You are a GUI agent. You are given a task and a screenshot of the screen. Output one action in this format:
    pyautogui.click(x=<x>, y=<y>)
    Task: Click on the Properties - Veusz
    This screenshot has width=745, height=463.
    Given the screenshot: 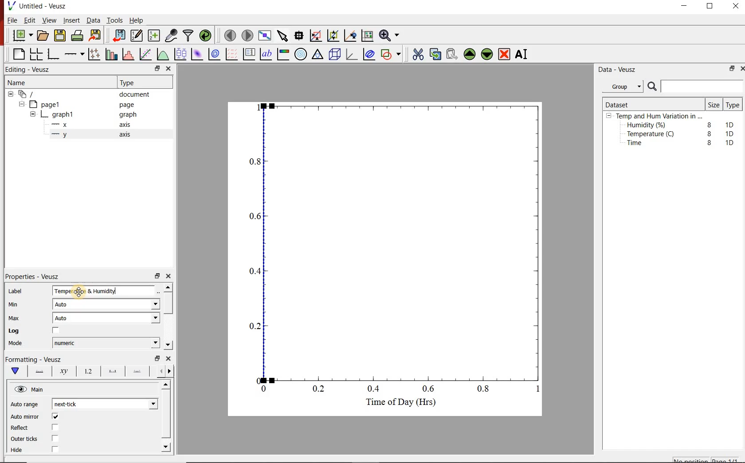 What is the action you would take?
    pyautogui.click(x=37, y=275)
    